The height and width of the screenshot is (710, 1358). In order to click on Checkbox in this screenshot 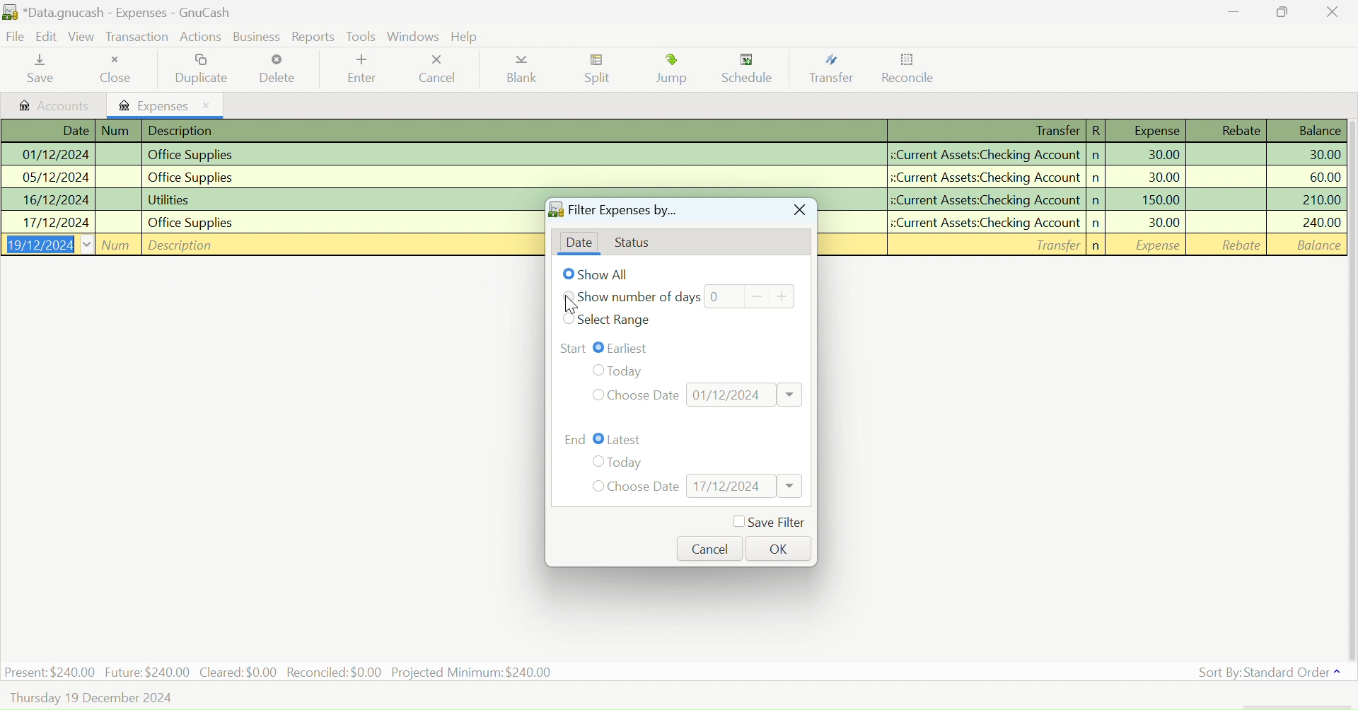, I will do `click(596, 395)`.